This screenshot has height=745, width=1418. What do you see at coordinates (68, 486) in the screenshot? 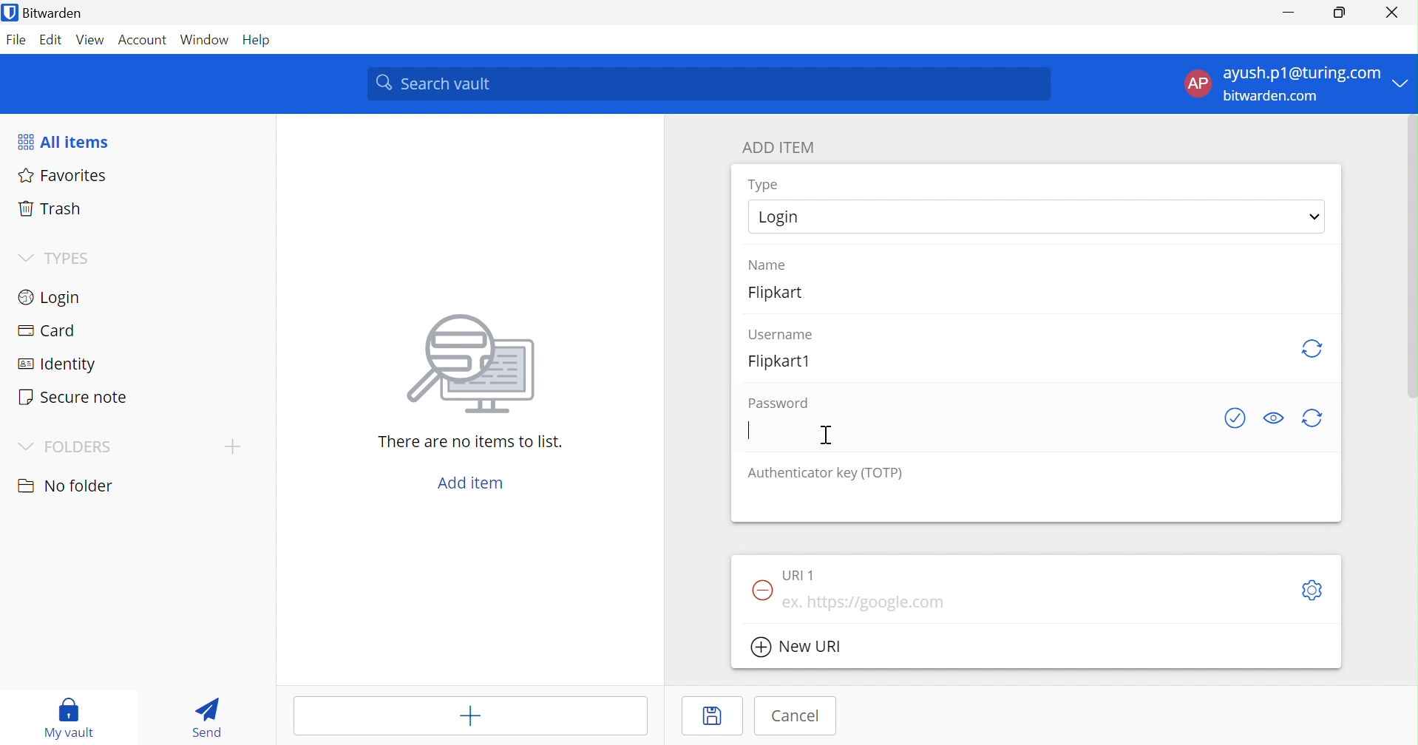
I see `No folder` at bounding box center [68, 486].